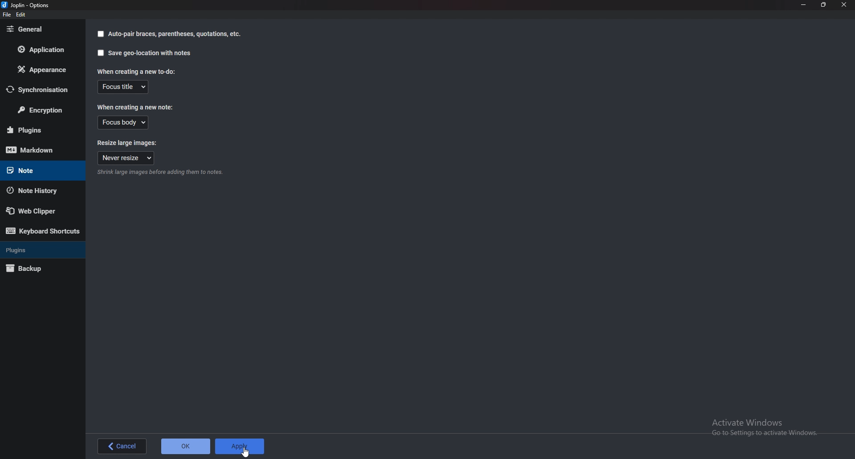  I want to click on Web Clipper, so click(37, 211).